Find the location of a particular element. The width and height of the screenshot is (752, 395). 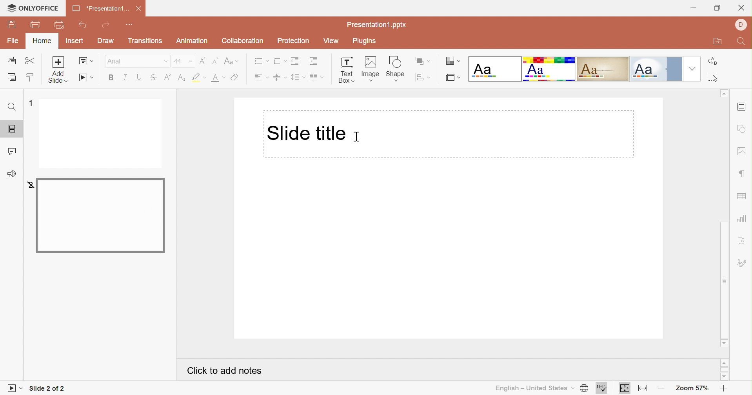

1 is located at coordinates (30, 102).